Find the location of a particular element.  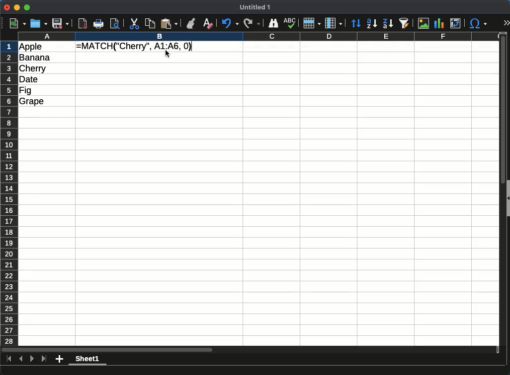

save is located at coordinates (61, 24).